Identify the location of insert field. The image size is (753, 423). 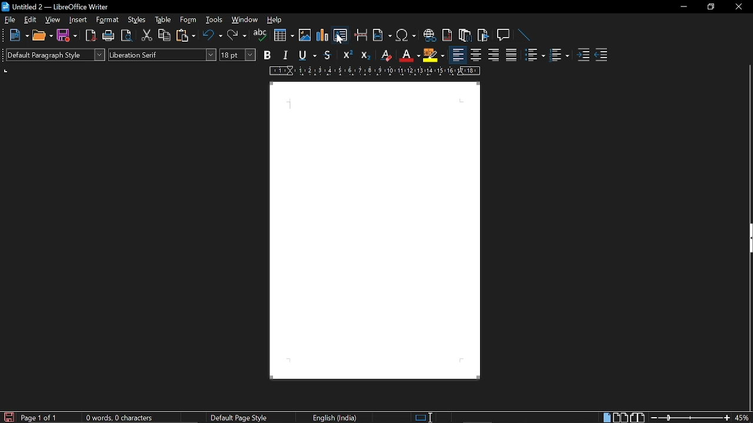
(382, 36).